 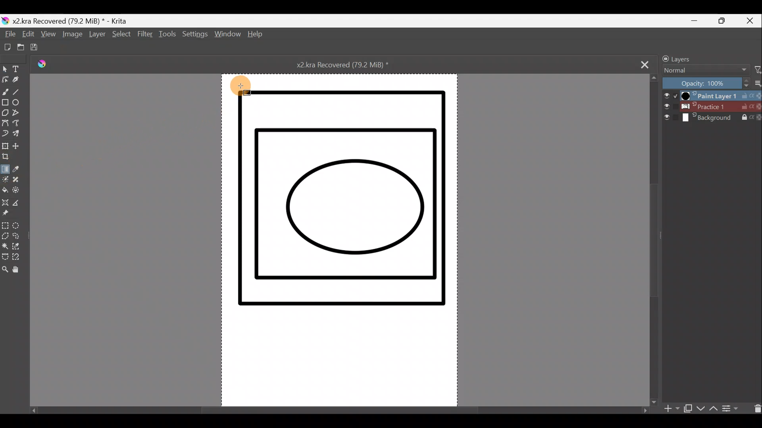 What do you see at coordinates (18, 169) in the screenshot?
I see `Sample a colour from the image/current layer` at bounding box center [18, 169].